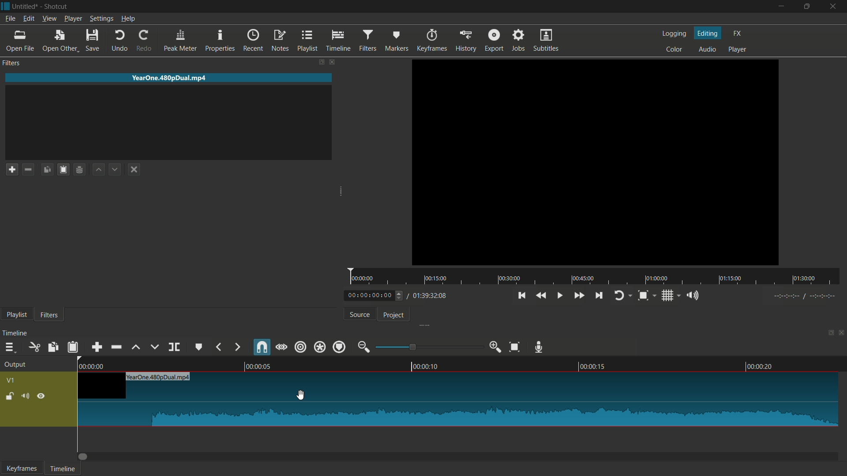  Describe the element at coordinates (558, 295) in the screenshot. I see `toggle play or pause` at that location.